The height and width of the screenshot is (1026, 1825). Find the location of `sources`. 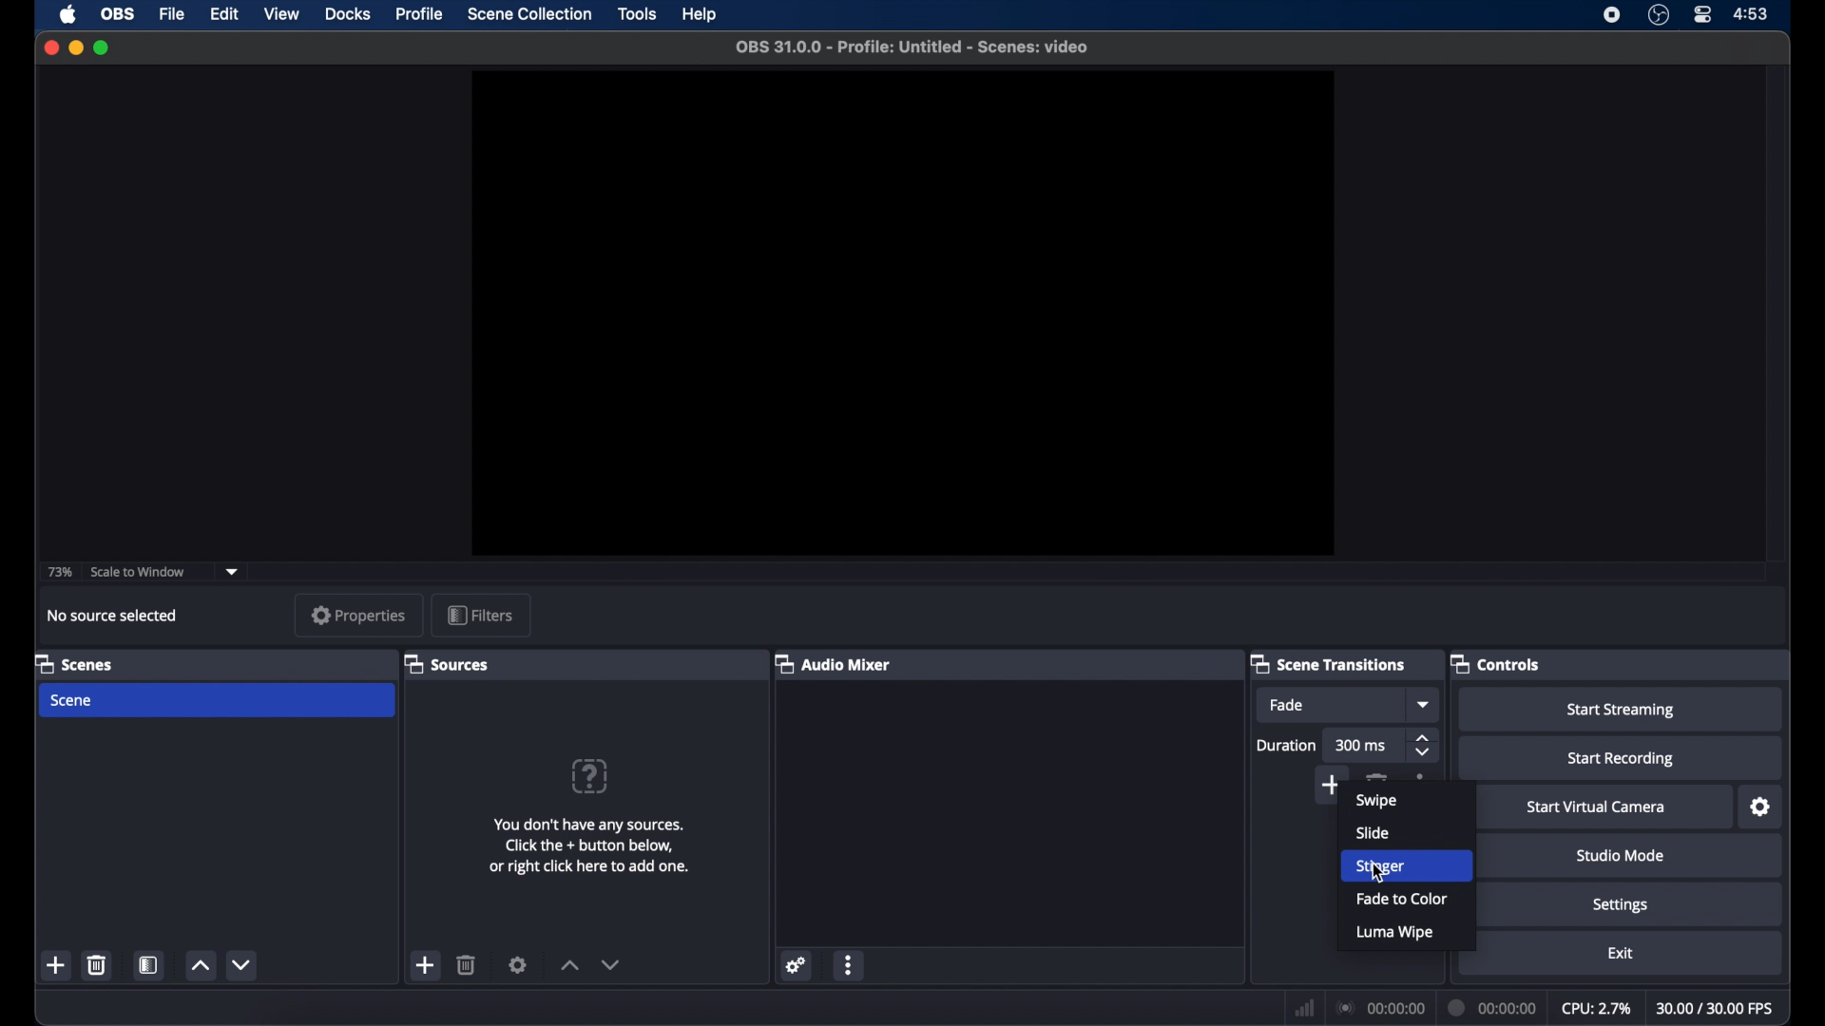

sources is located at coordinates (446, 663).